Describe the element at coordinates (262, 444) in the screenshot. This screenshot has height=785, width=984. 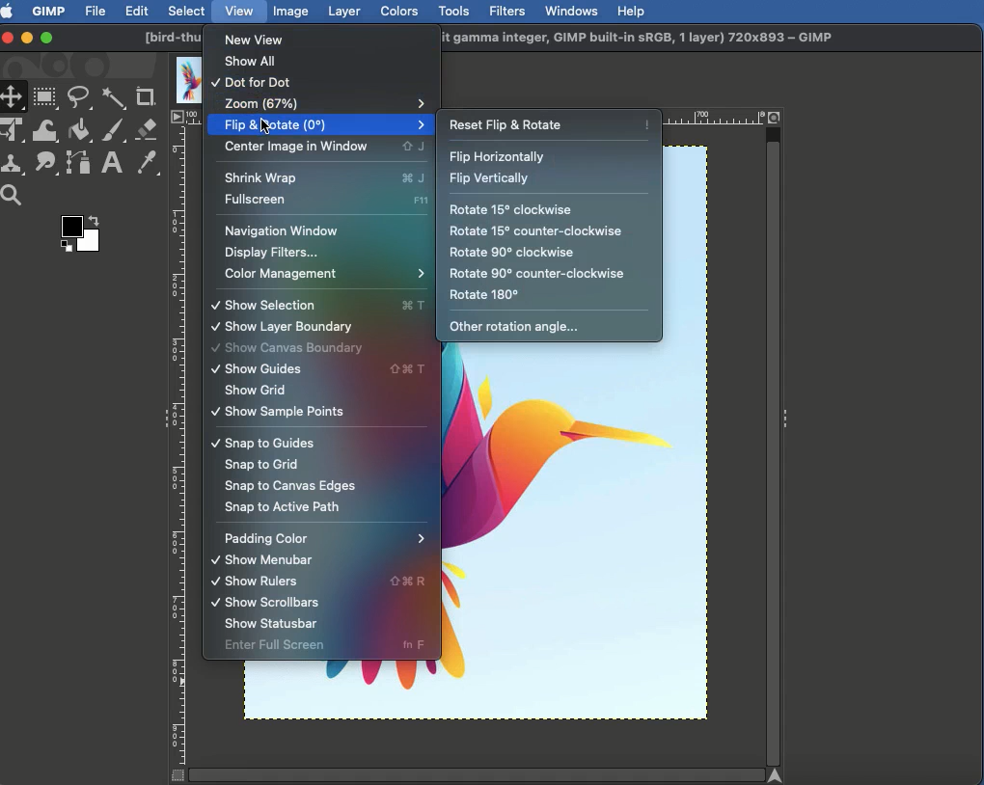
I see `Snap to guides` at that location.